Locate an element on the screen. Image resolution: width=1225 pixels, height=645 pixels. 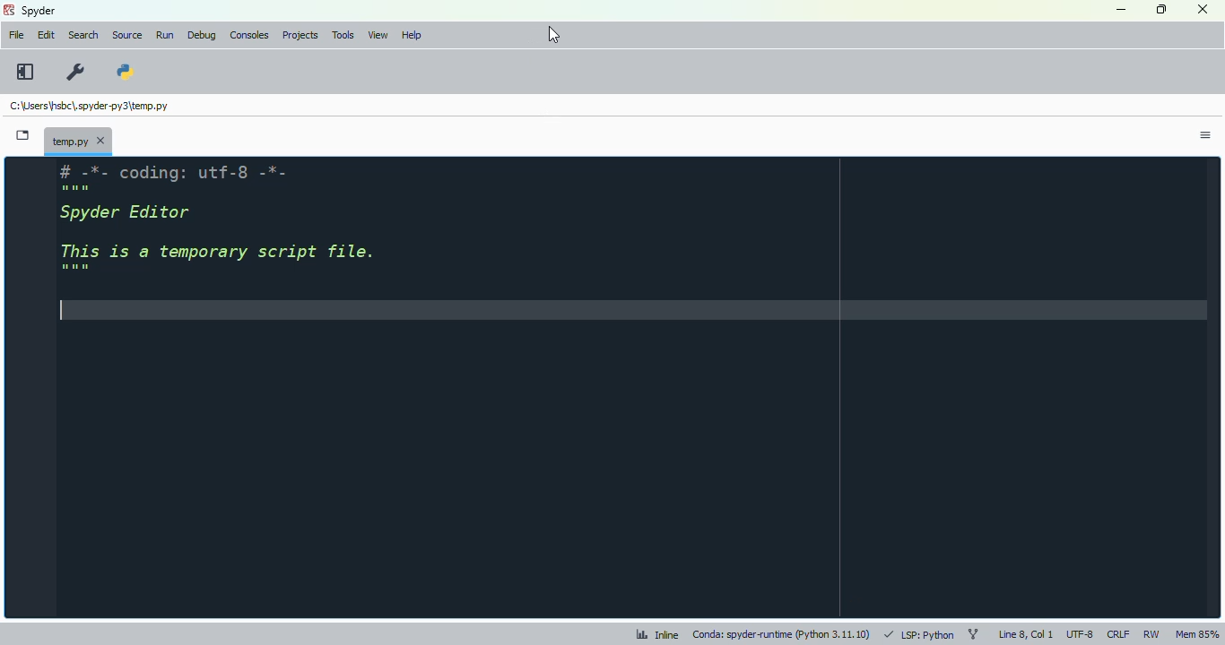
source is located at coordinates (127, 35).